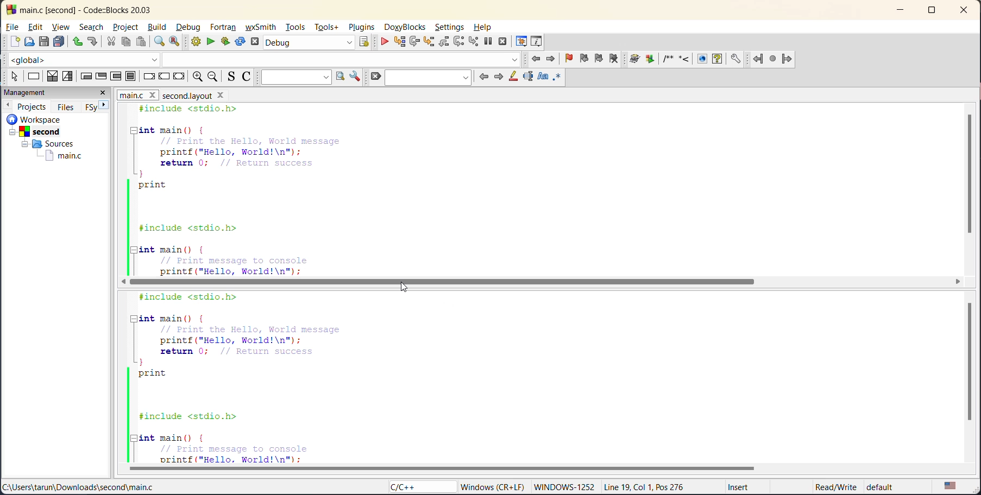  What do you see at coordinates (543, 77) in the screenshot?
I see `match case` at bounding box center [543, 77].